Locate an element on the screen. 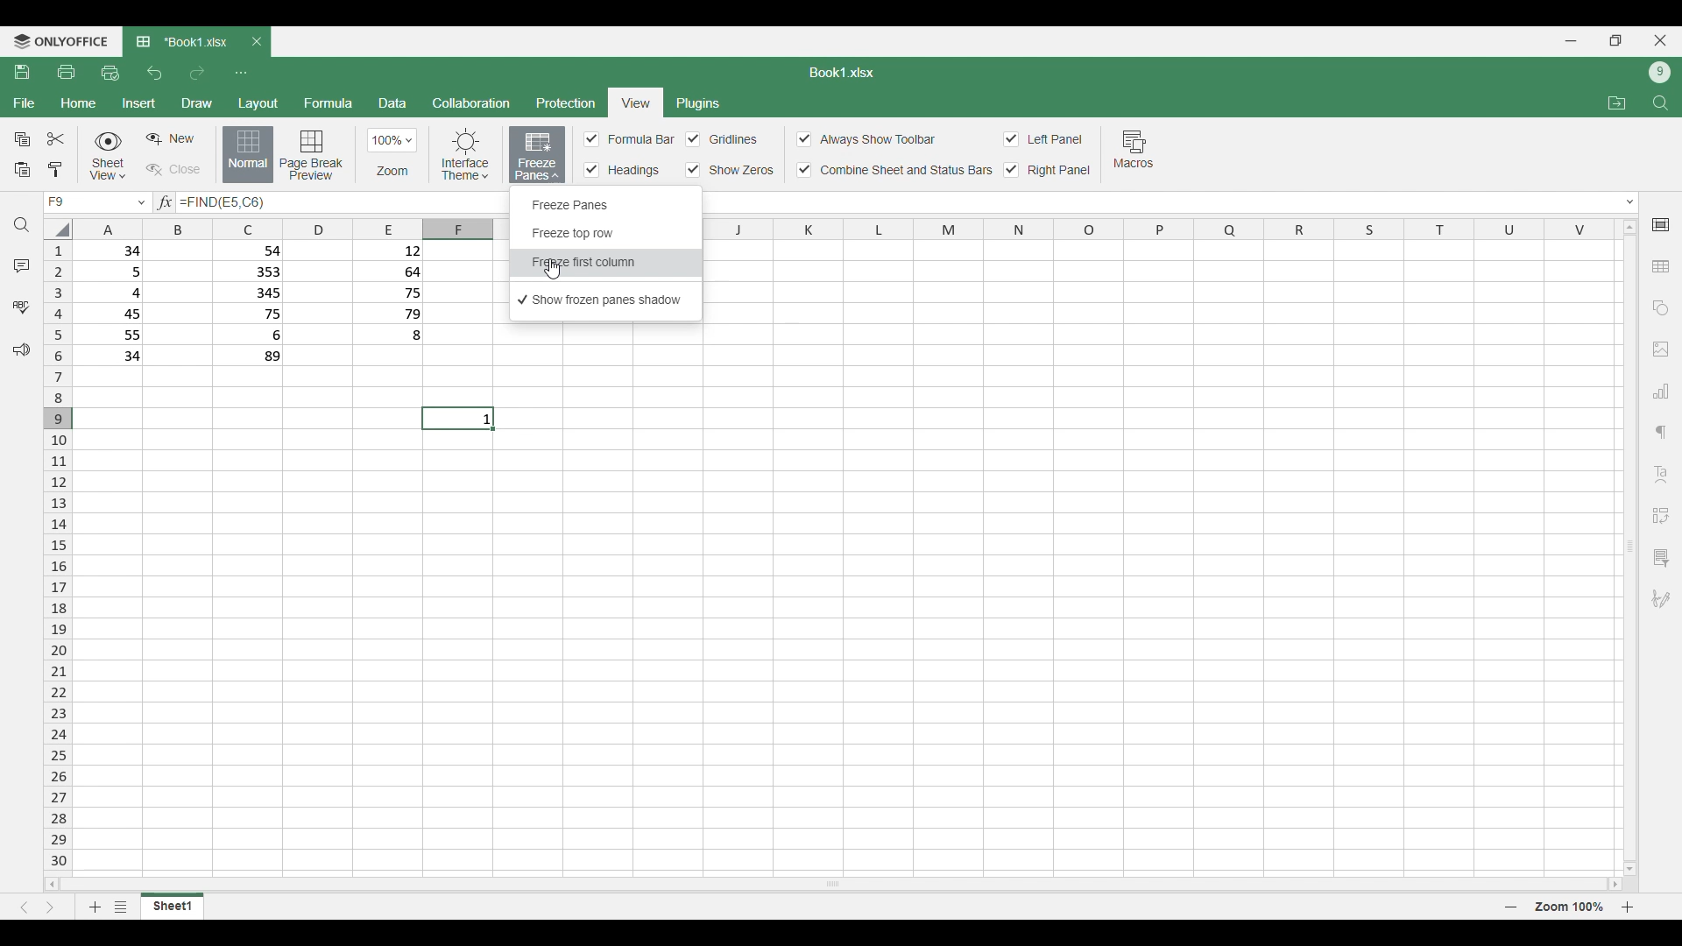 This screenshot has height=946, width=1682. Current account is located at coordinates (1660, 73).